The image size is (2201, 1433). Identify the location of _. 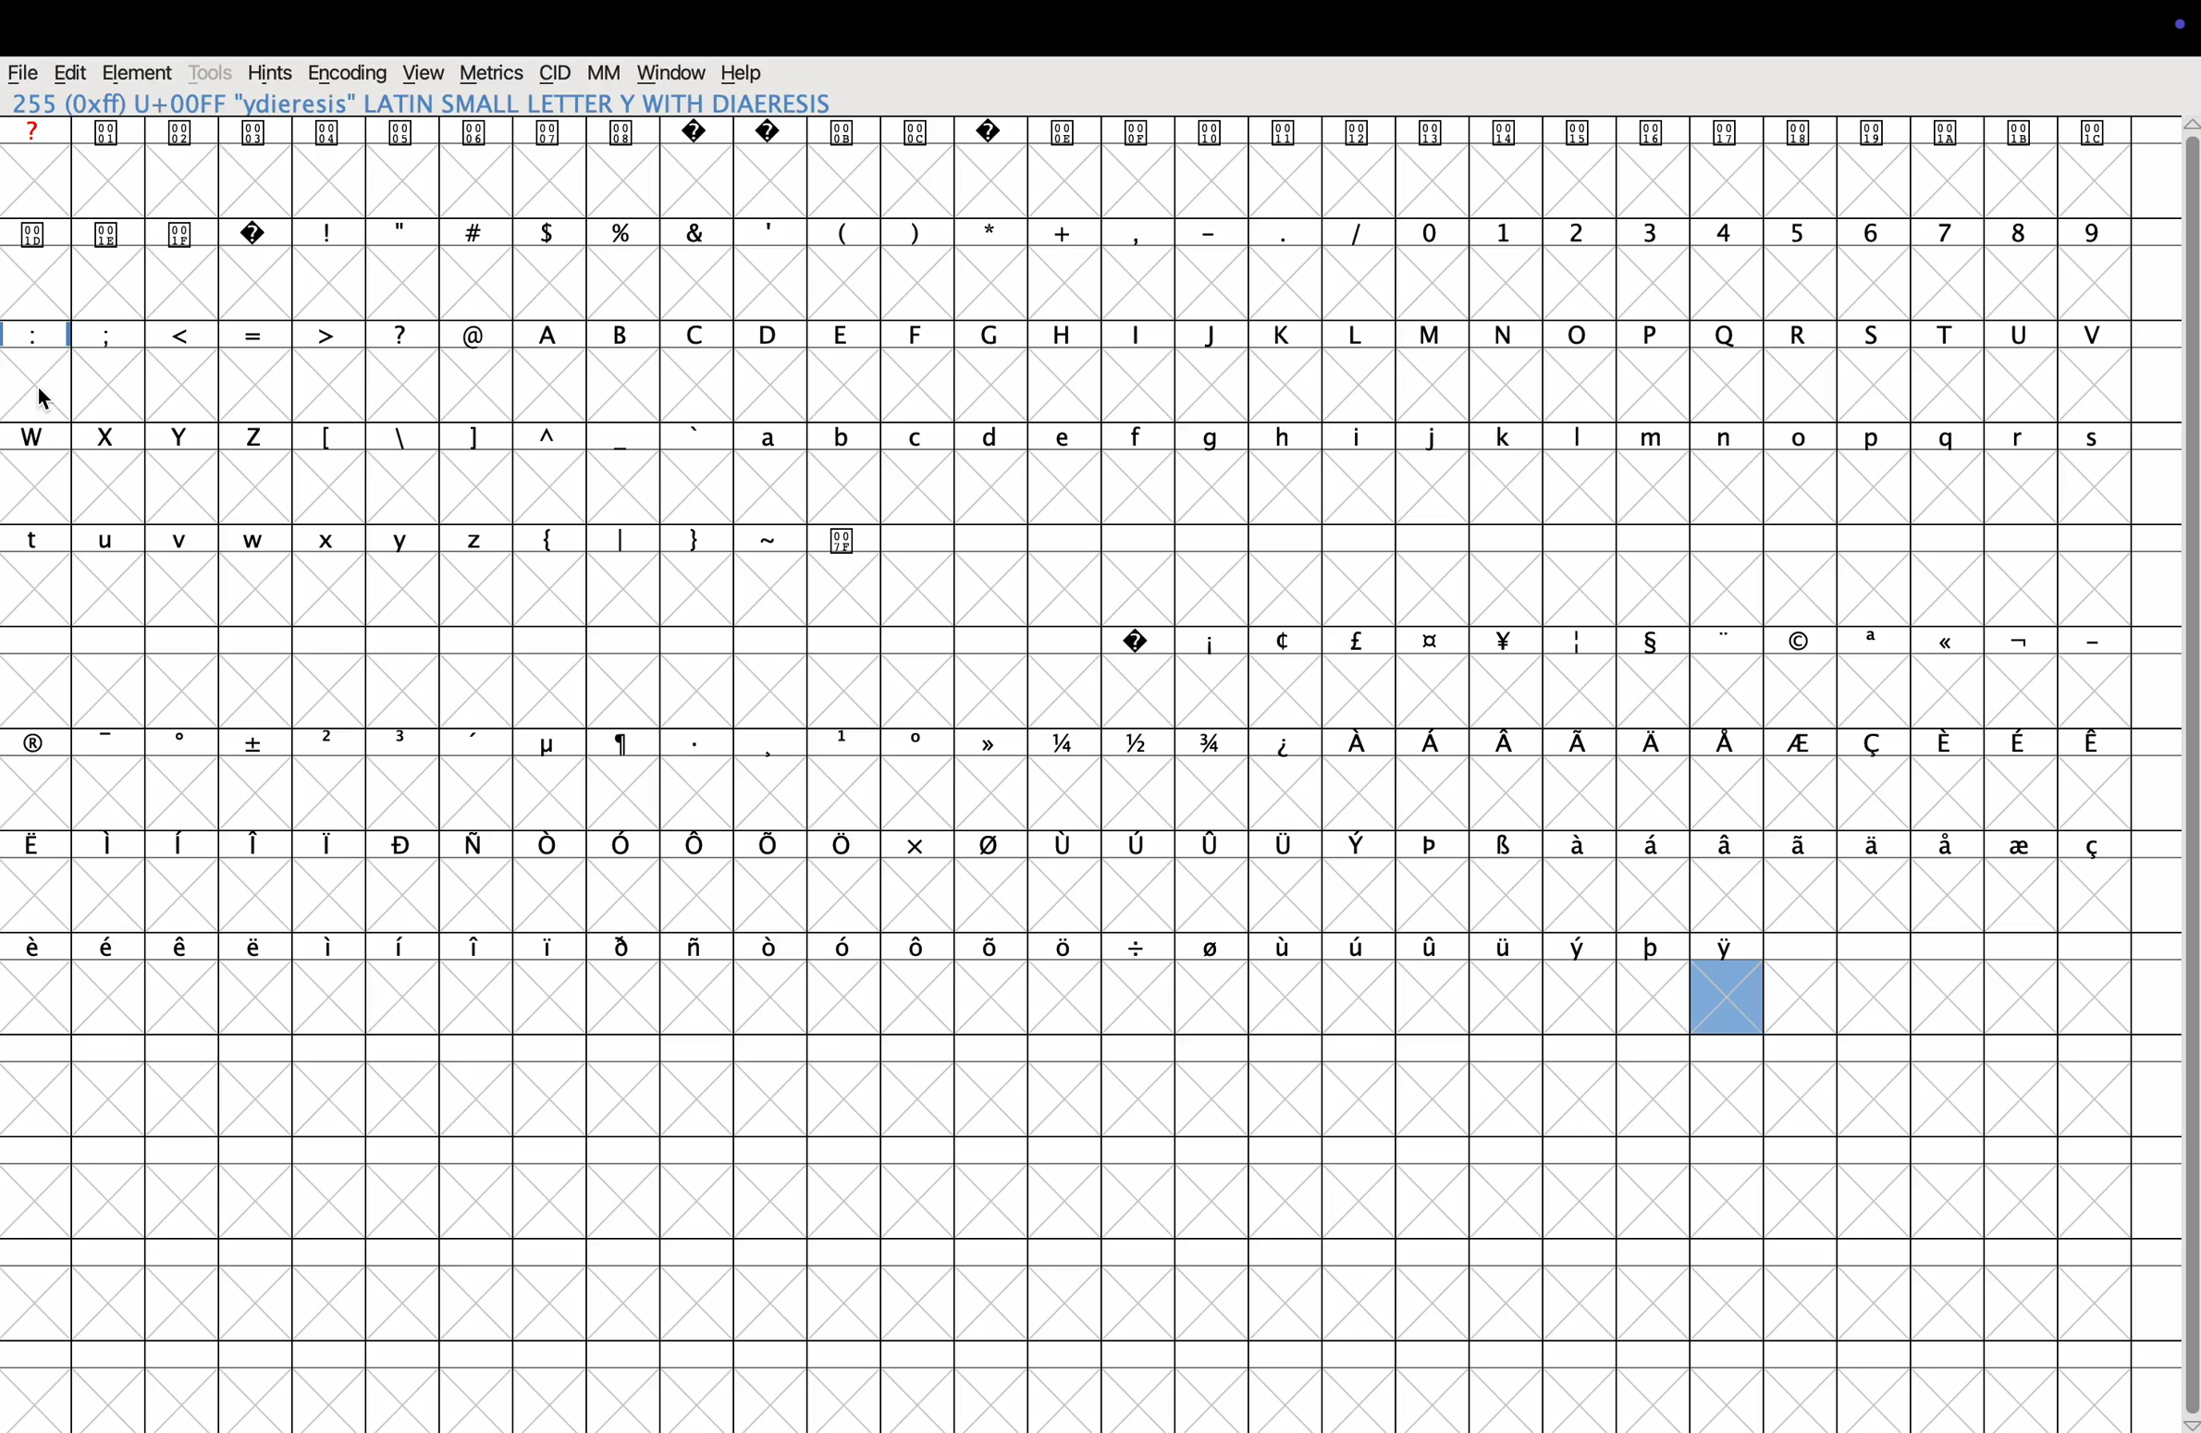
(628, 469).